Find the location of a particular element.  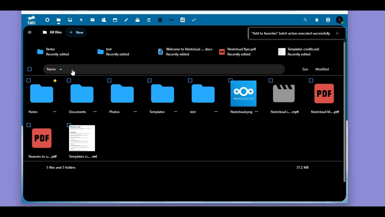

Contact Search is located at coordinates (328, 20).